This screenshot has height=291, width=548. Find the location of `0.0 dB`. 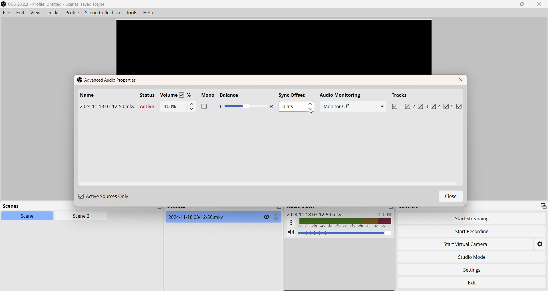

0.0 dB is located at coordinates (386, 214).